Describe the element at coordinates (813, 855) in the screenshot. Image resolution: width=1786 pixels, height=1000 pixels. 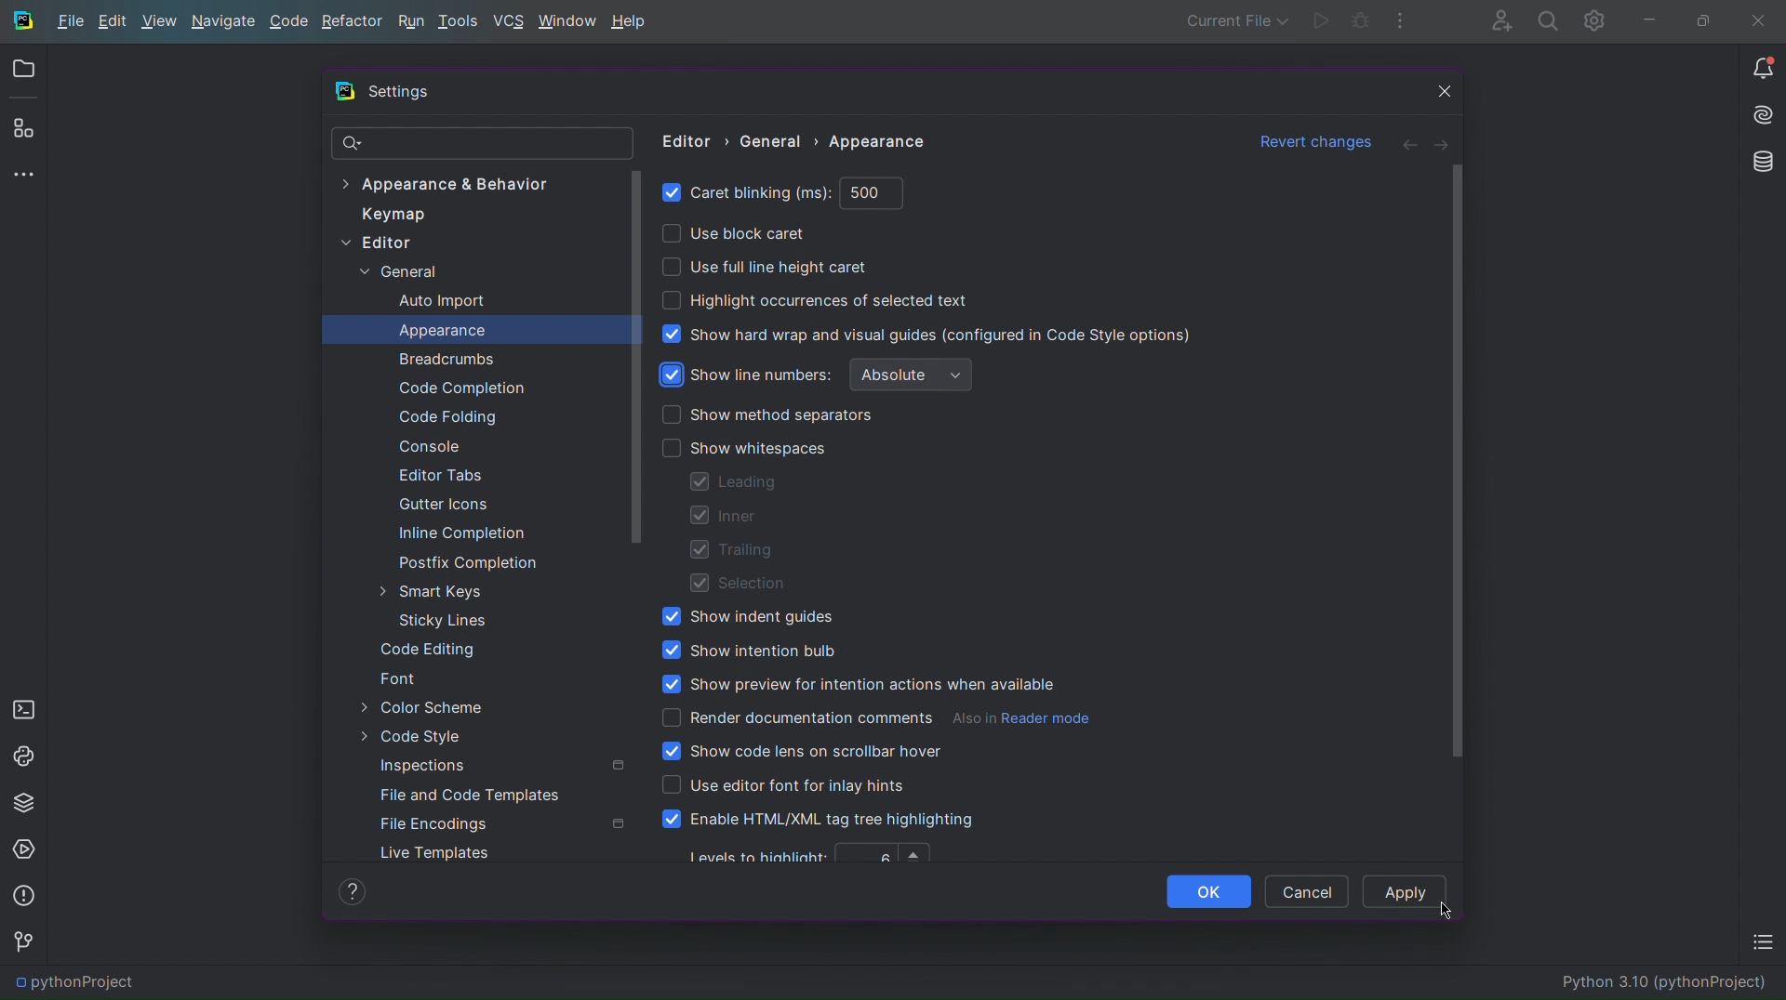
I see `Levels to highlight` at that location.